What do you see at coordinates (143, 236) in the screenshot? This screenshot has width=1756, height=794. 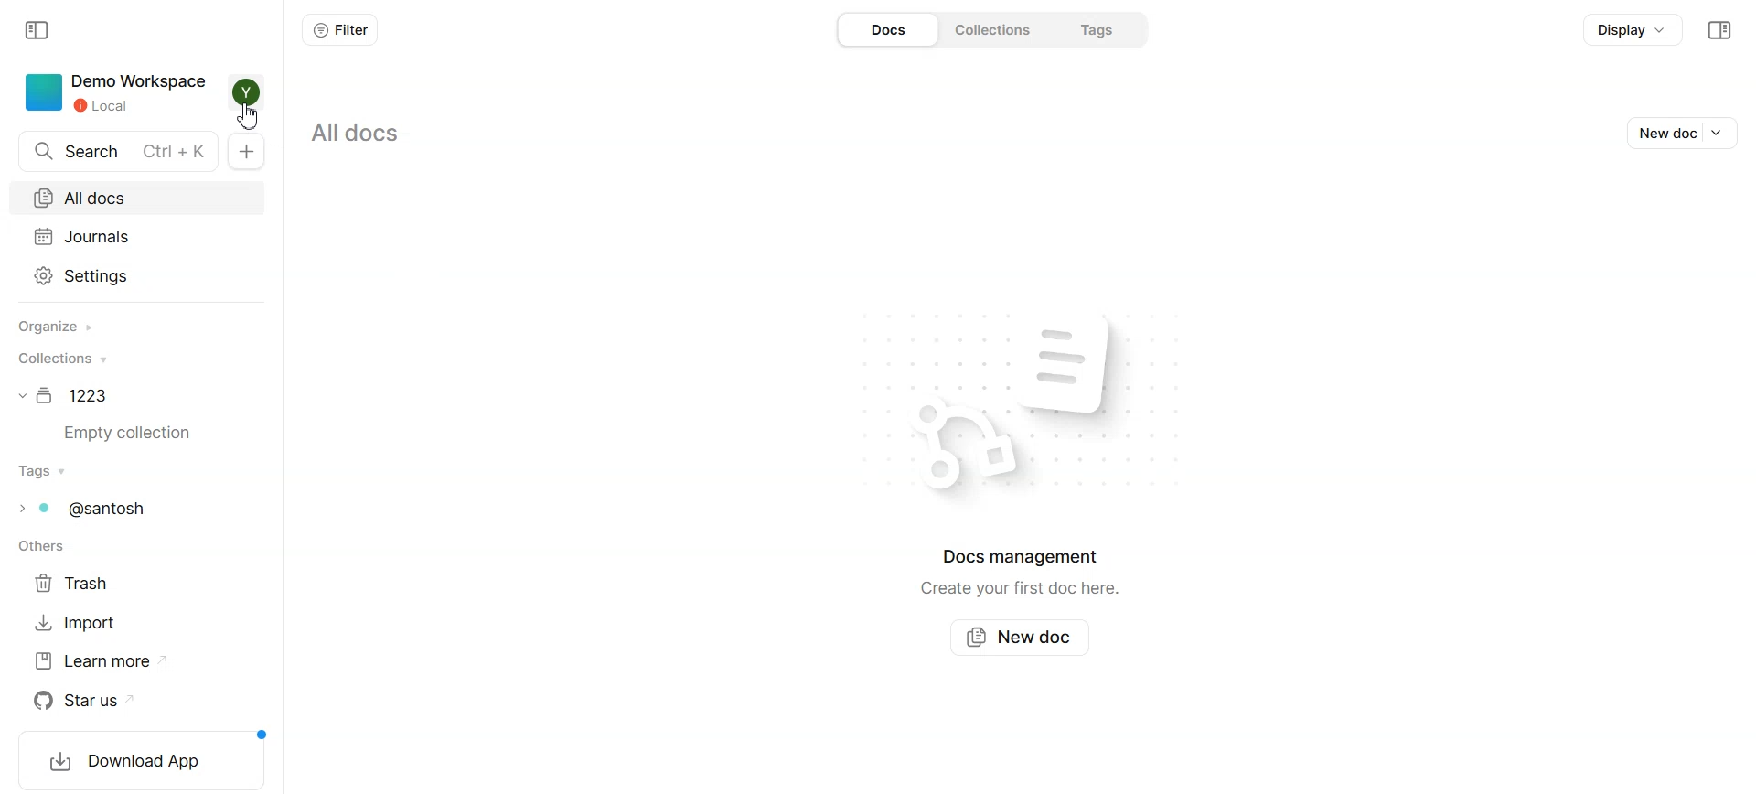 I see `Journals` at bounding box center [143, 236].